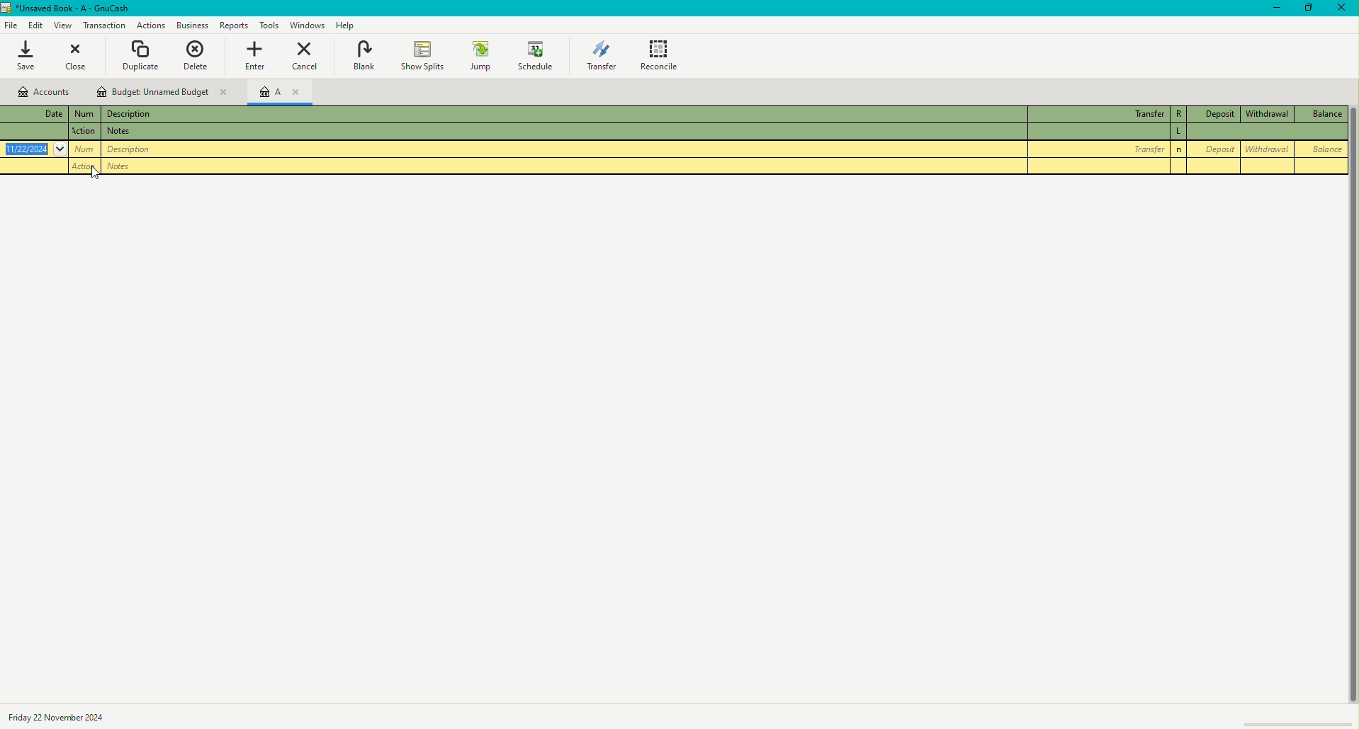 The image size is (1359, 729). What do you see at coordinates (601, 54) in the screenshot?
I see `Transfer` at bounding box center [601, 54].